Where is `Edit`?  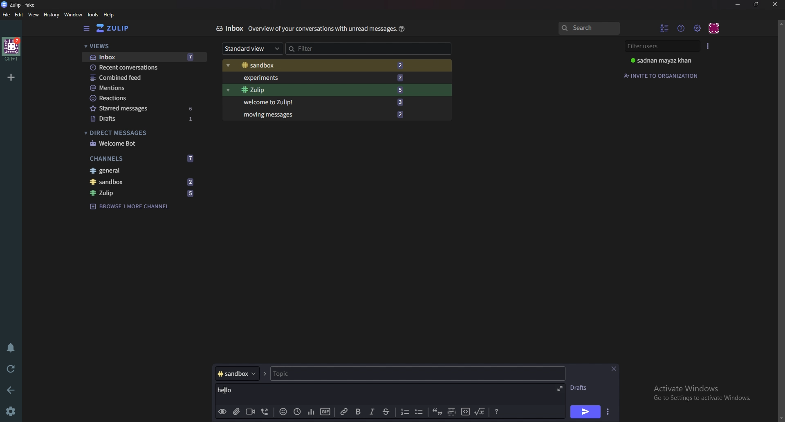
Edit is located at coordinates (20, 15).